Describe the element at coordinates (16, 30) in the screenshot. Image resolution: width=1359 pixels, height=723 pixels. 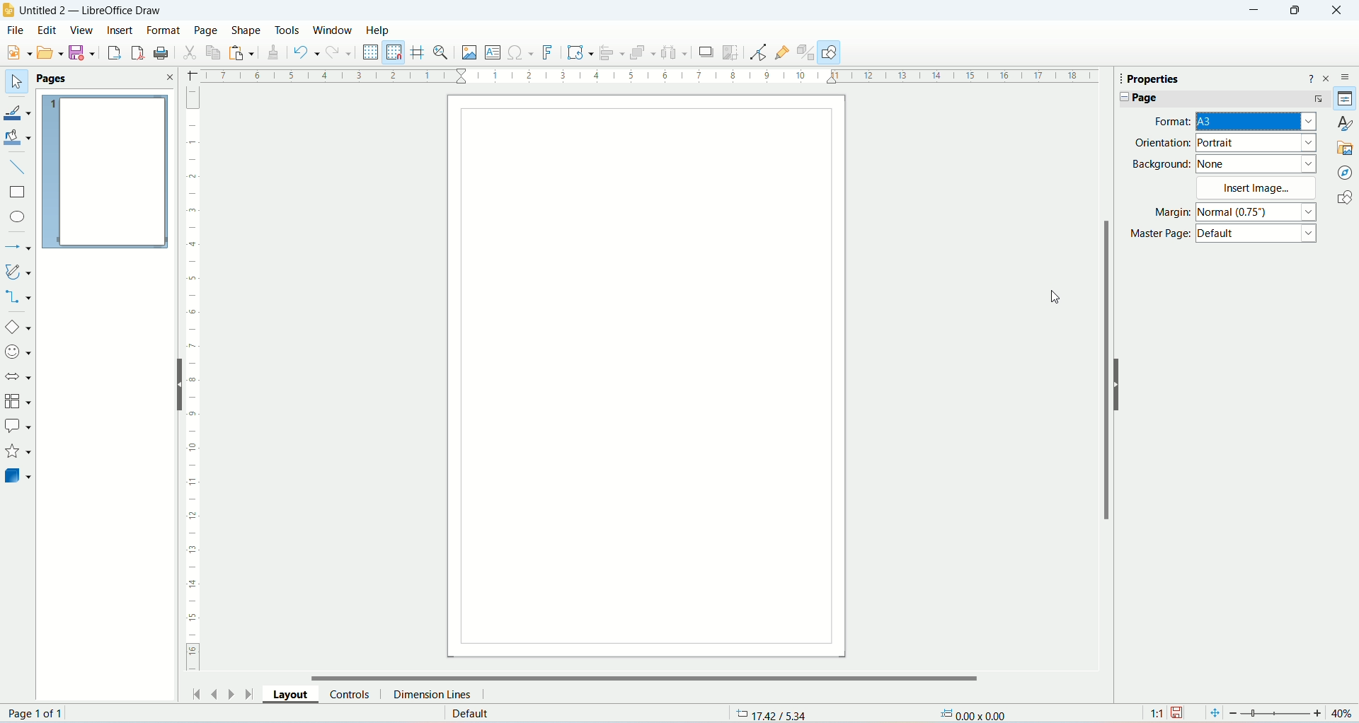
I see `file` at that location.